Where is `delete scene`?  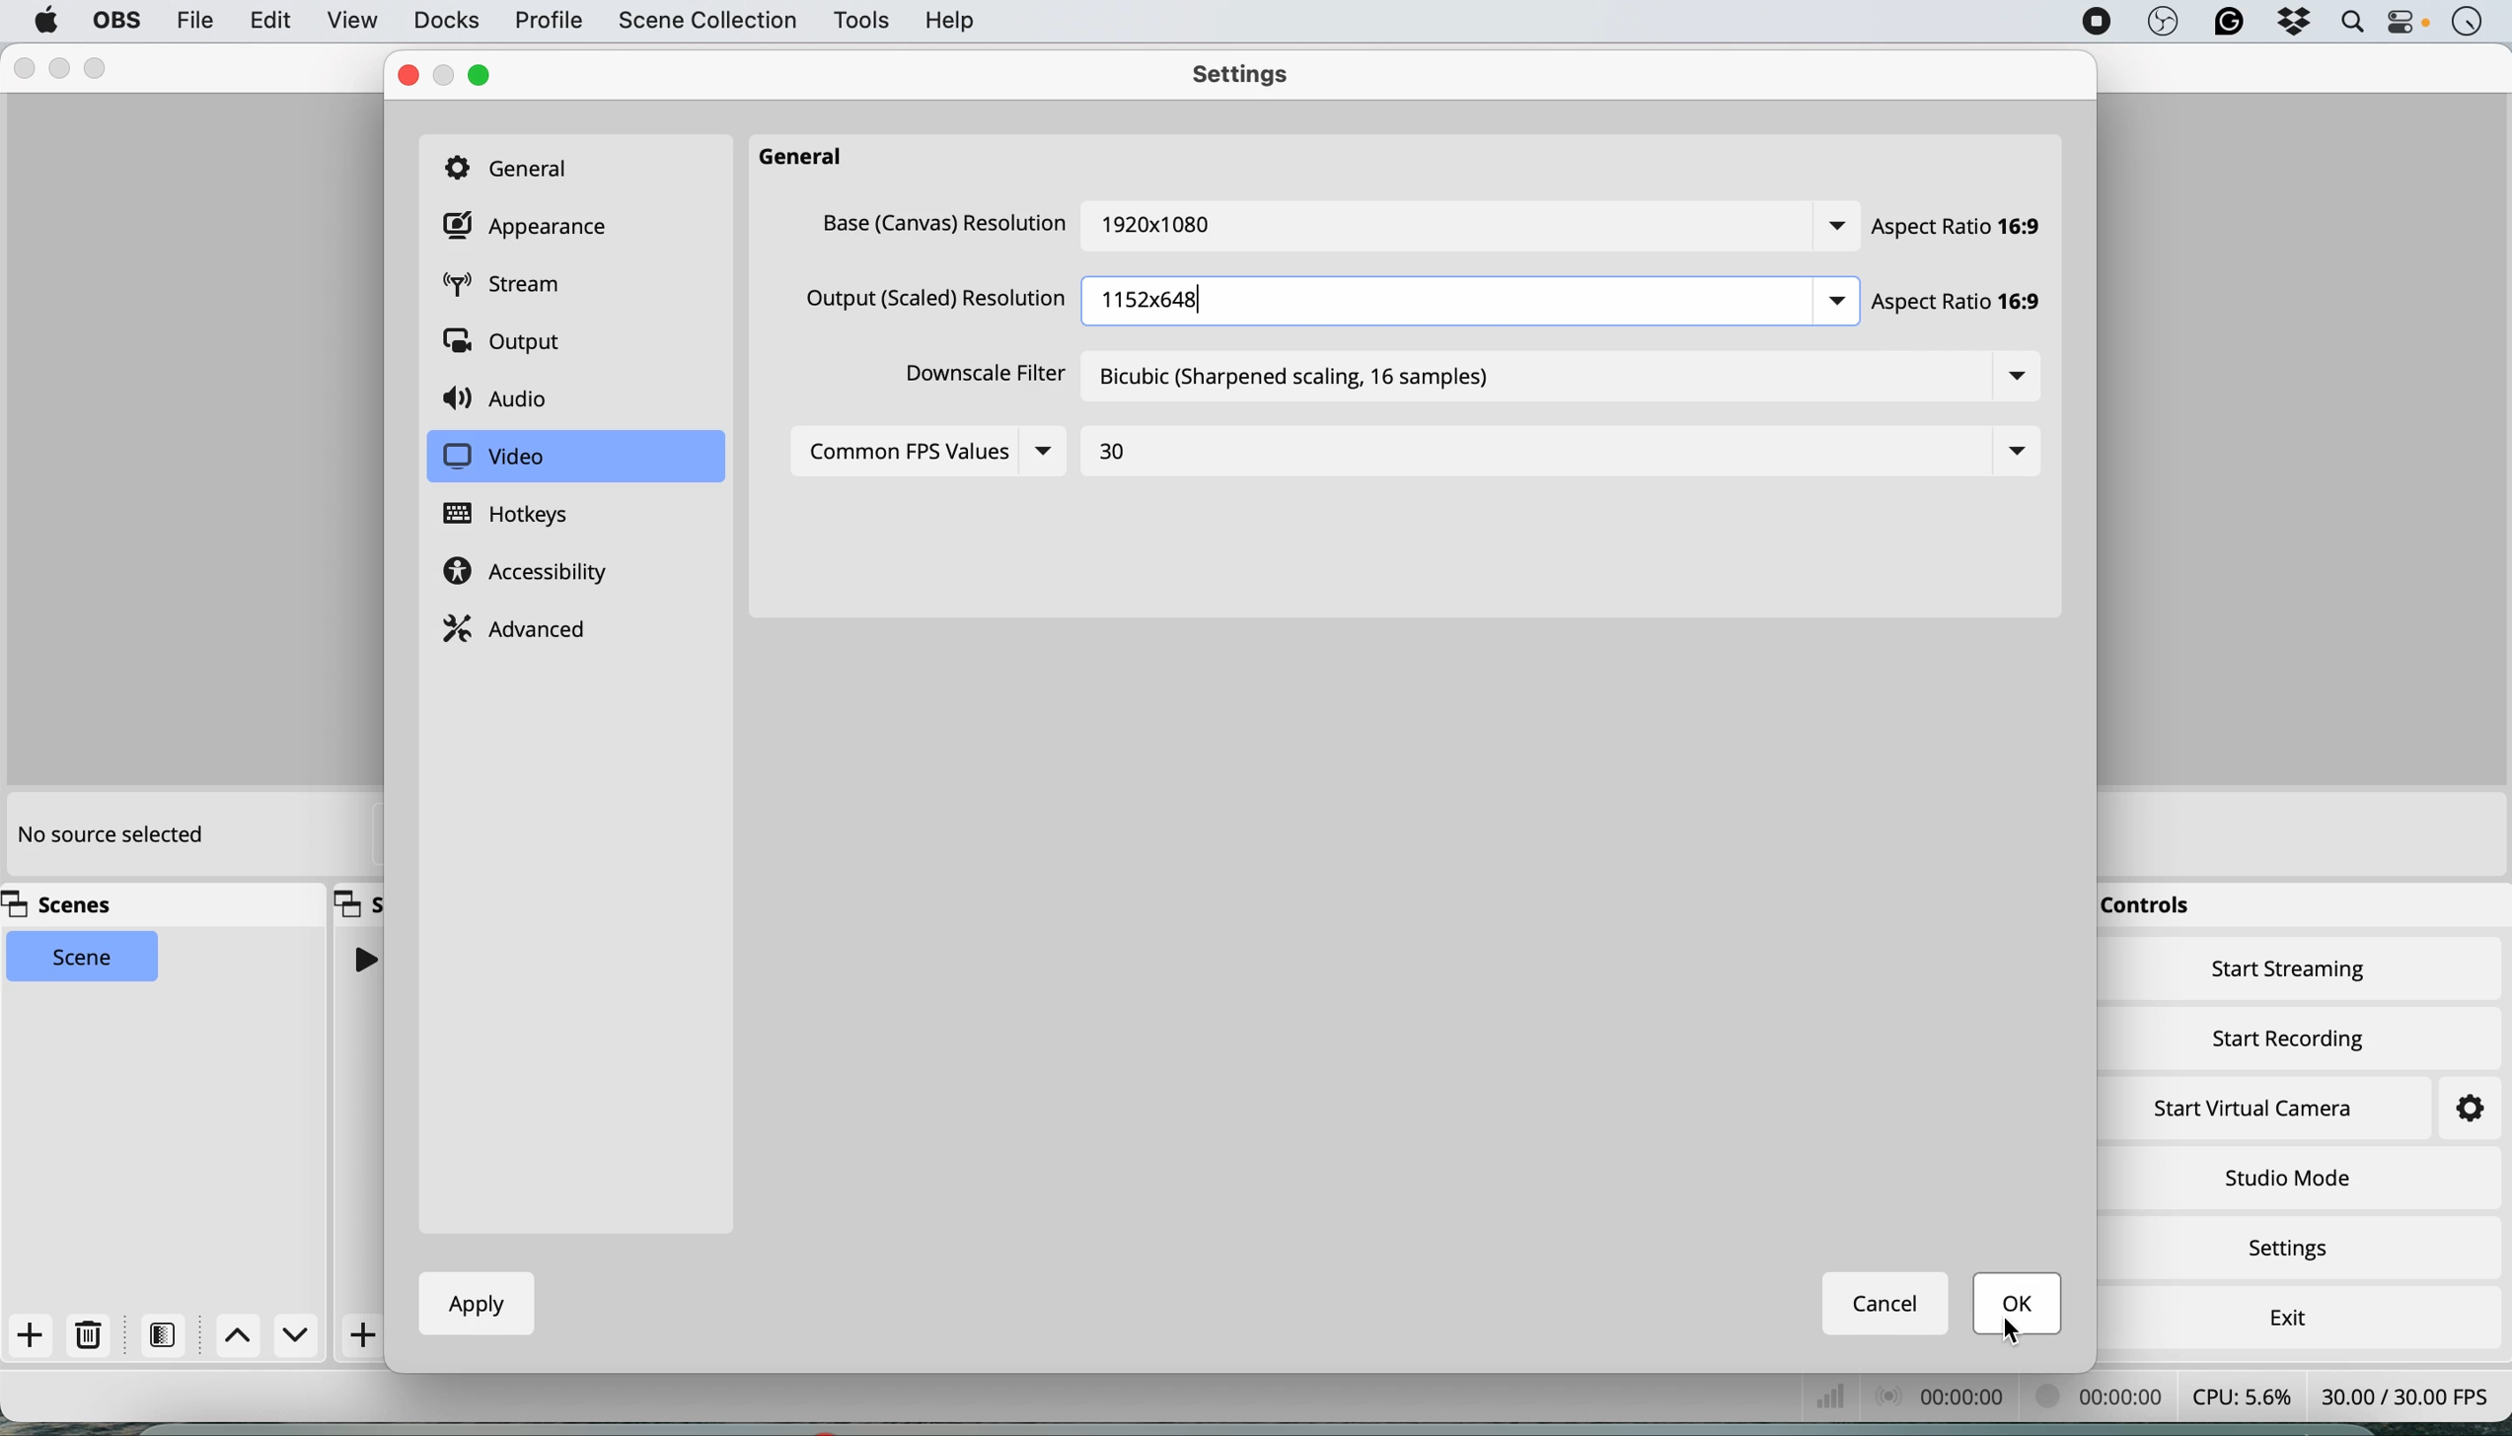
delete scene is located at coordinates (90, 1335).